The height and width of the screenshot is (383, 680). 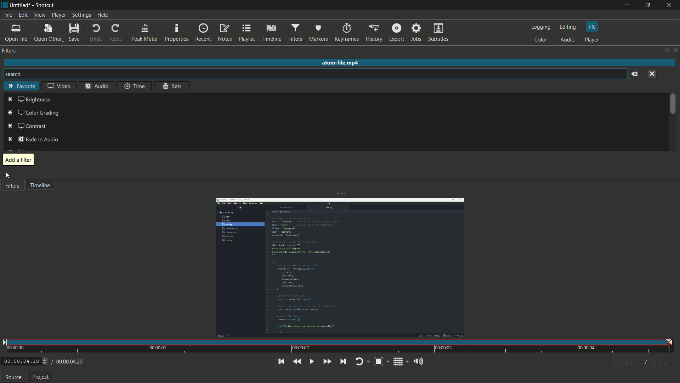 I want to click on maximize, so click(x=649, y=5).